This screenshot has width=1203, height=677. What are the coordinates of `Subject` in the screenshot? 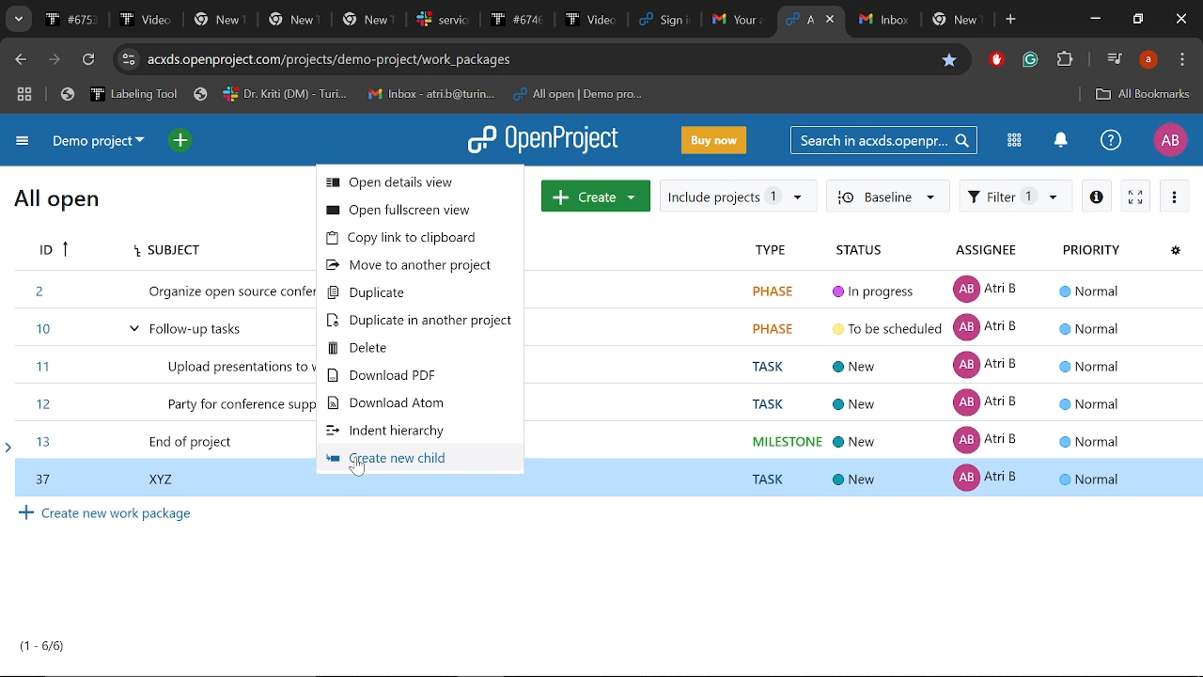 It's located at (164, 251).